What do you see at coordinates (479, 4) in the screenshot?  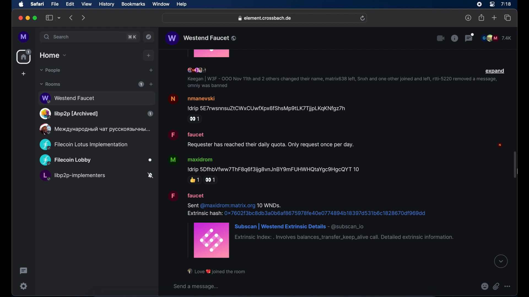 I see `screen recorder icon` at bounding box center [479, 4].